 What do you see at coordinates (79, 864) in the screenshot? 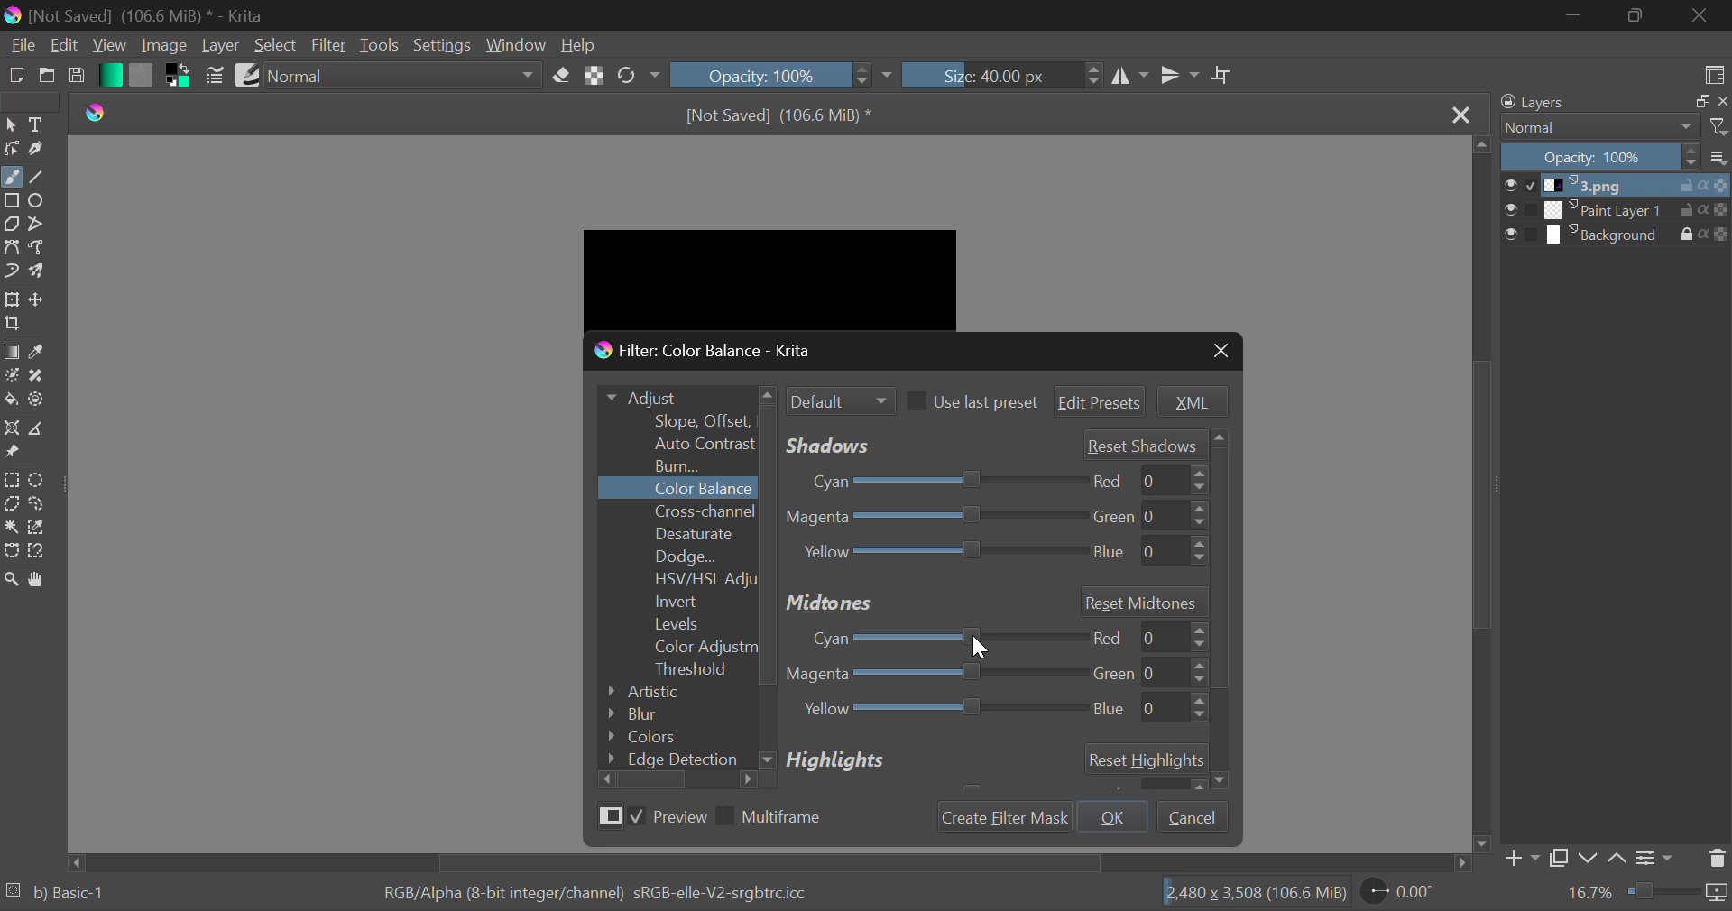
I see `move left` at bounding box center [79, 864].